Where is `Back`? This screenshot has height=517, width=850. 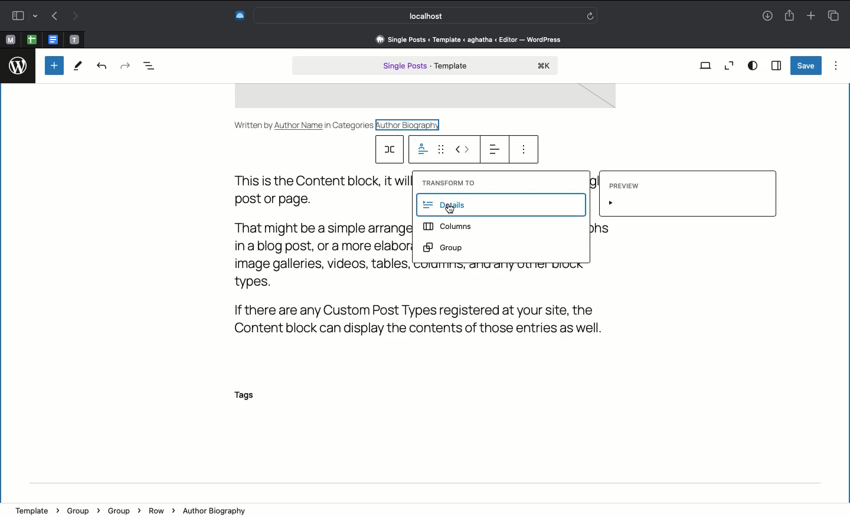
Back is located at coordinates (54, 17).